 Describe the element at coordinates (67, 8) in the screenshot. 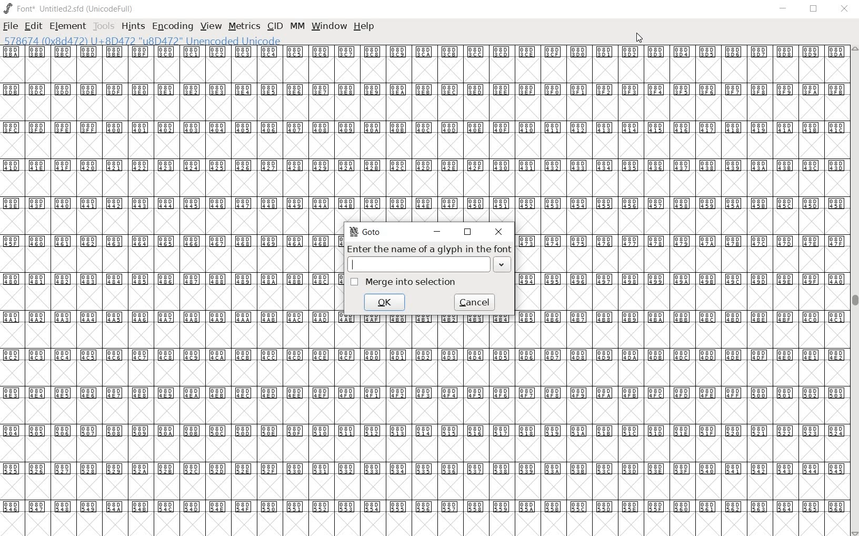

I see `font* Untitled2.sfd (UnicodeFull)` at that location.